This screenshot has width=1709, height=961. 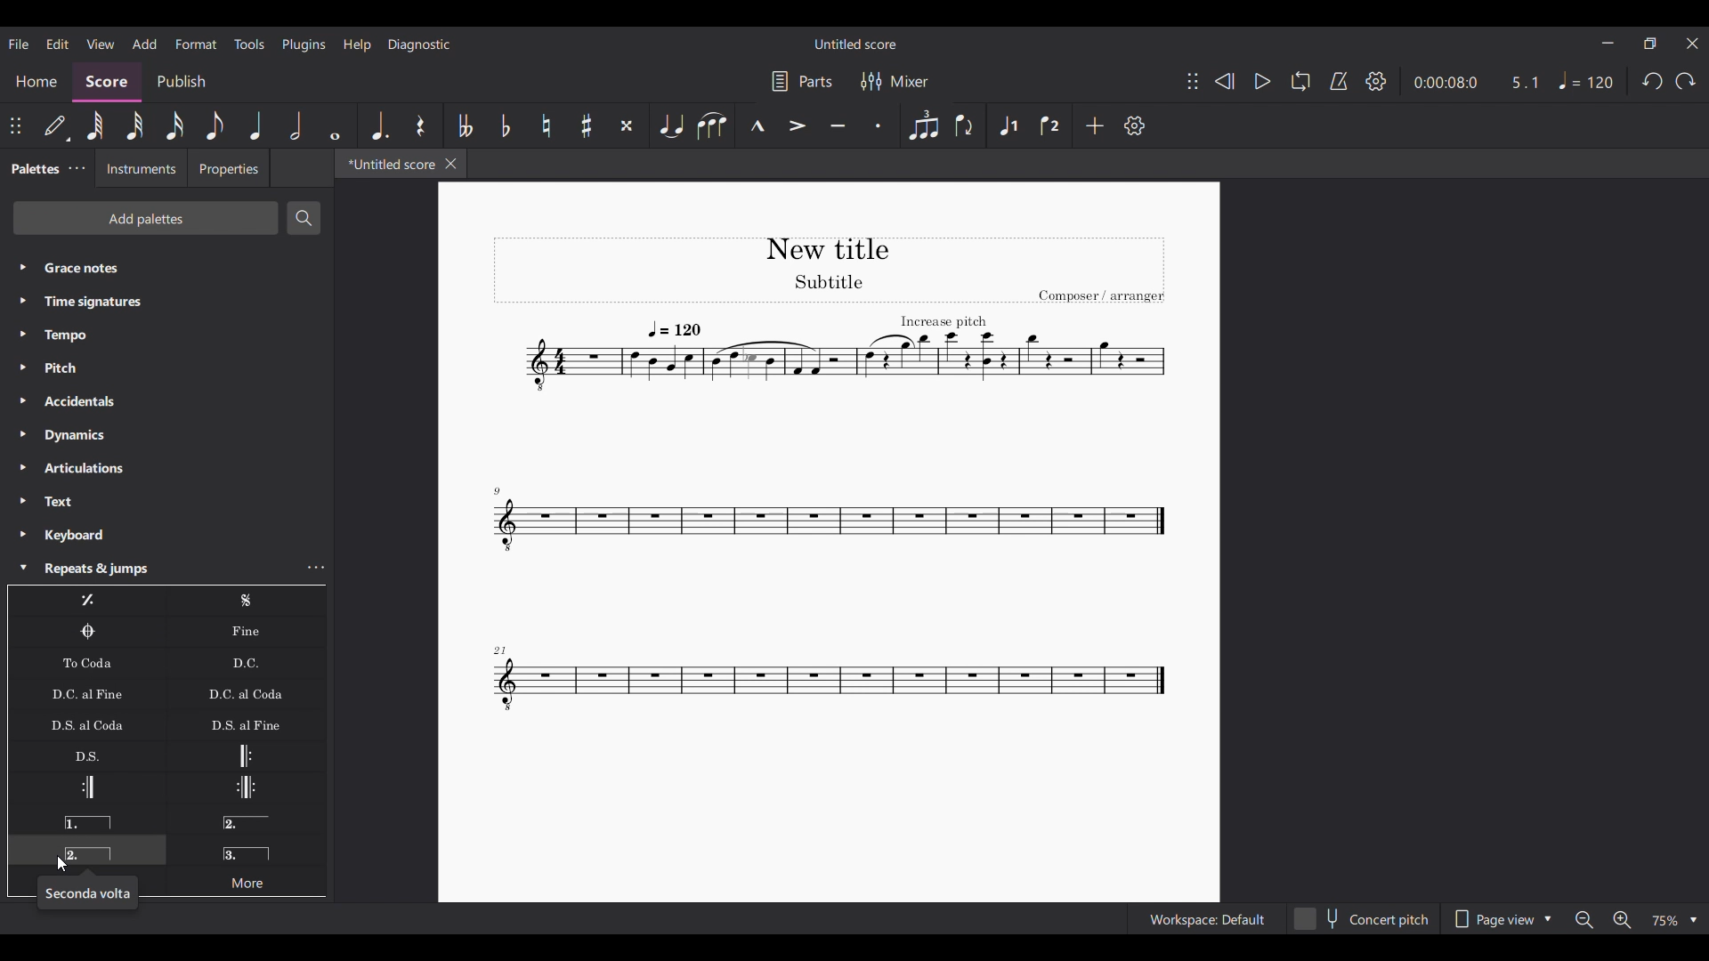 What do you see at coordinates (1585, 920) in the screenshot?
I see `Zoom out` at bounding box center [1585, 920].